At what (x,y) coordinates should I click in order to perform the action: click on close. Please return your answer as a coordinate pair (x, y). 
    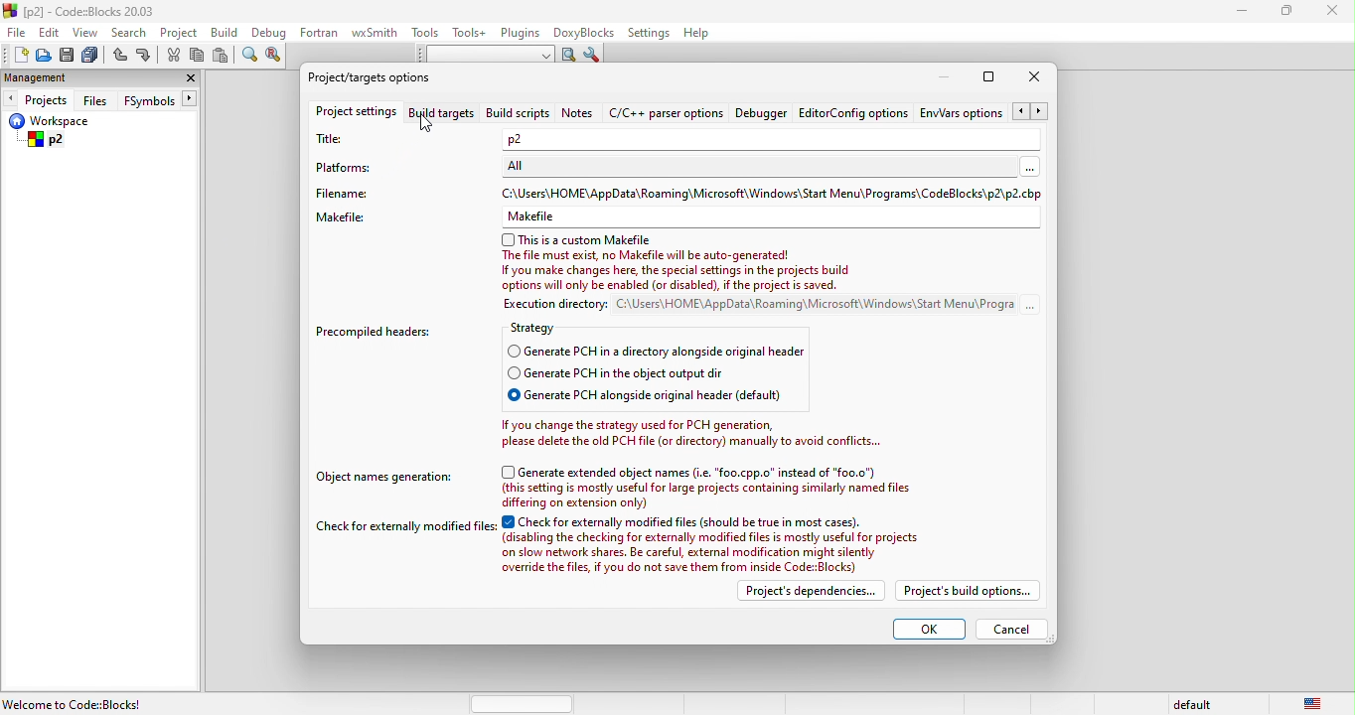
    Looking at the image, I should click on (186, 79).